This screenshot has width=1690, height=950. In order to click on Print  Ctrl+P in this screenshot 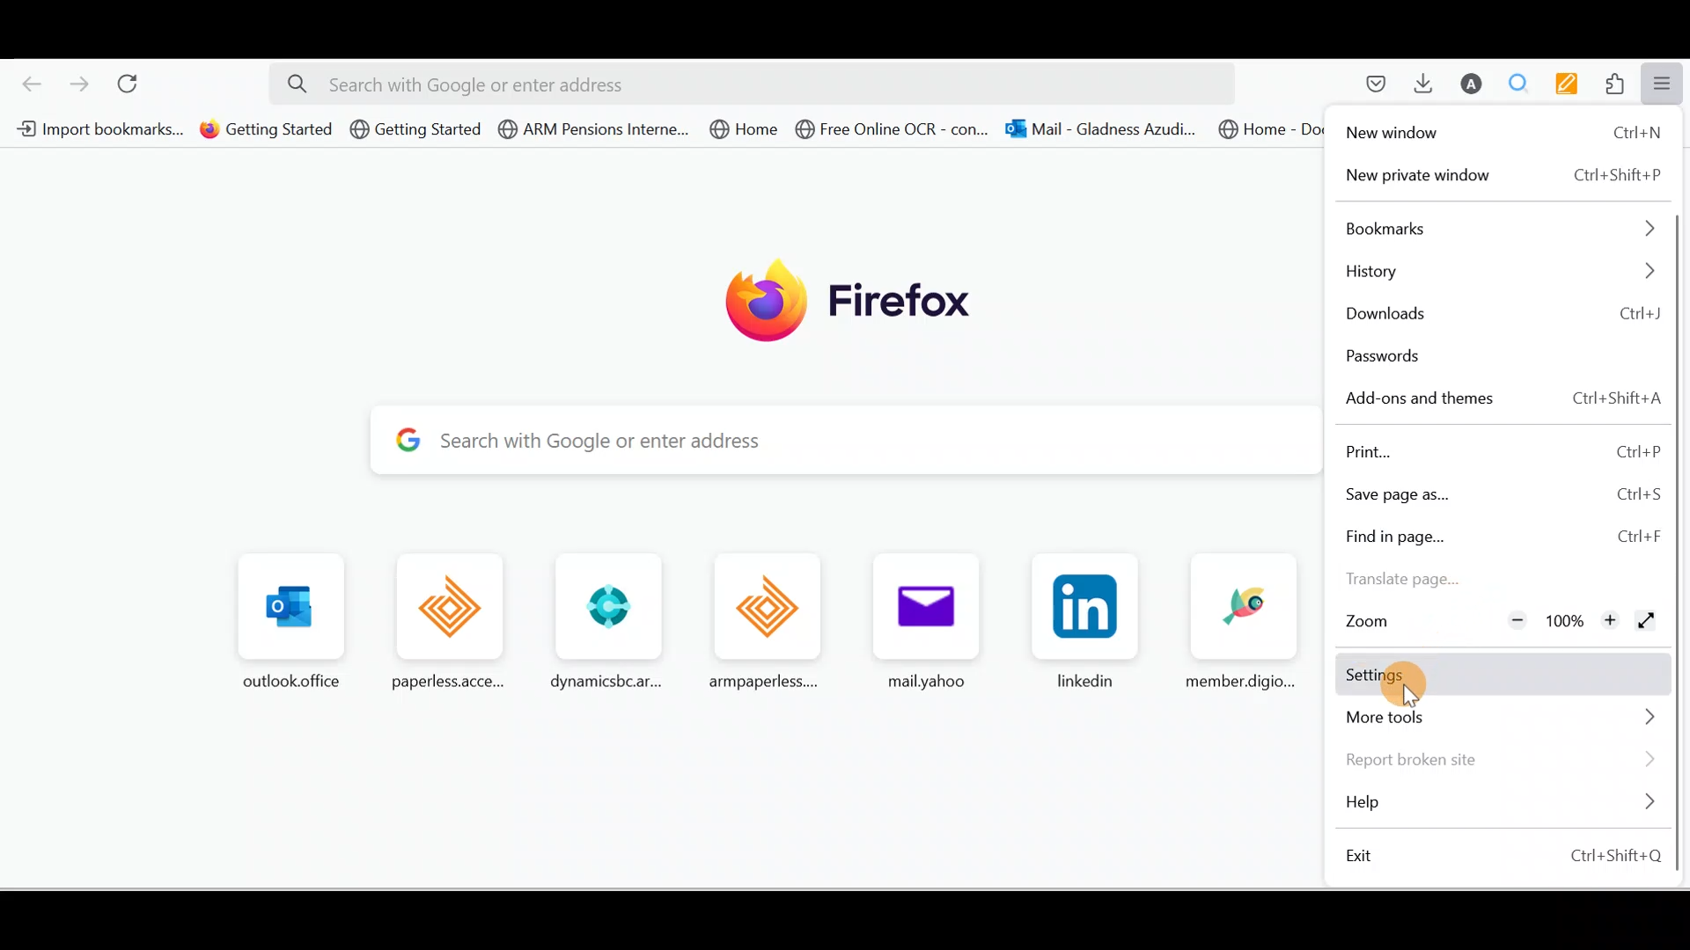, I will do `click(1499, 450)`.